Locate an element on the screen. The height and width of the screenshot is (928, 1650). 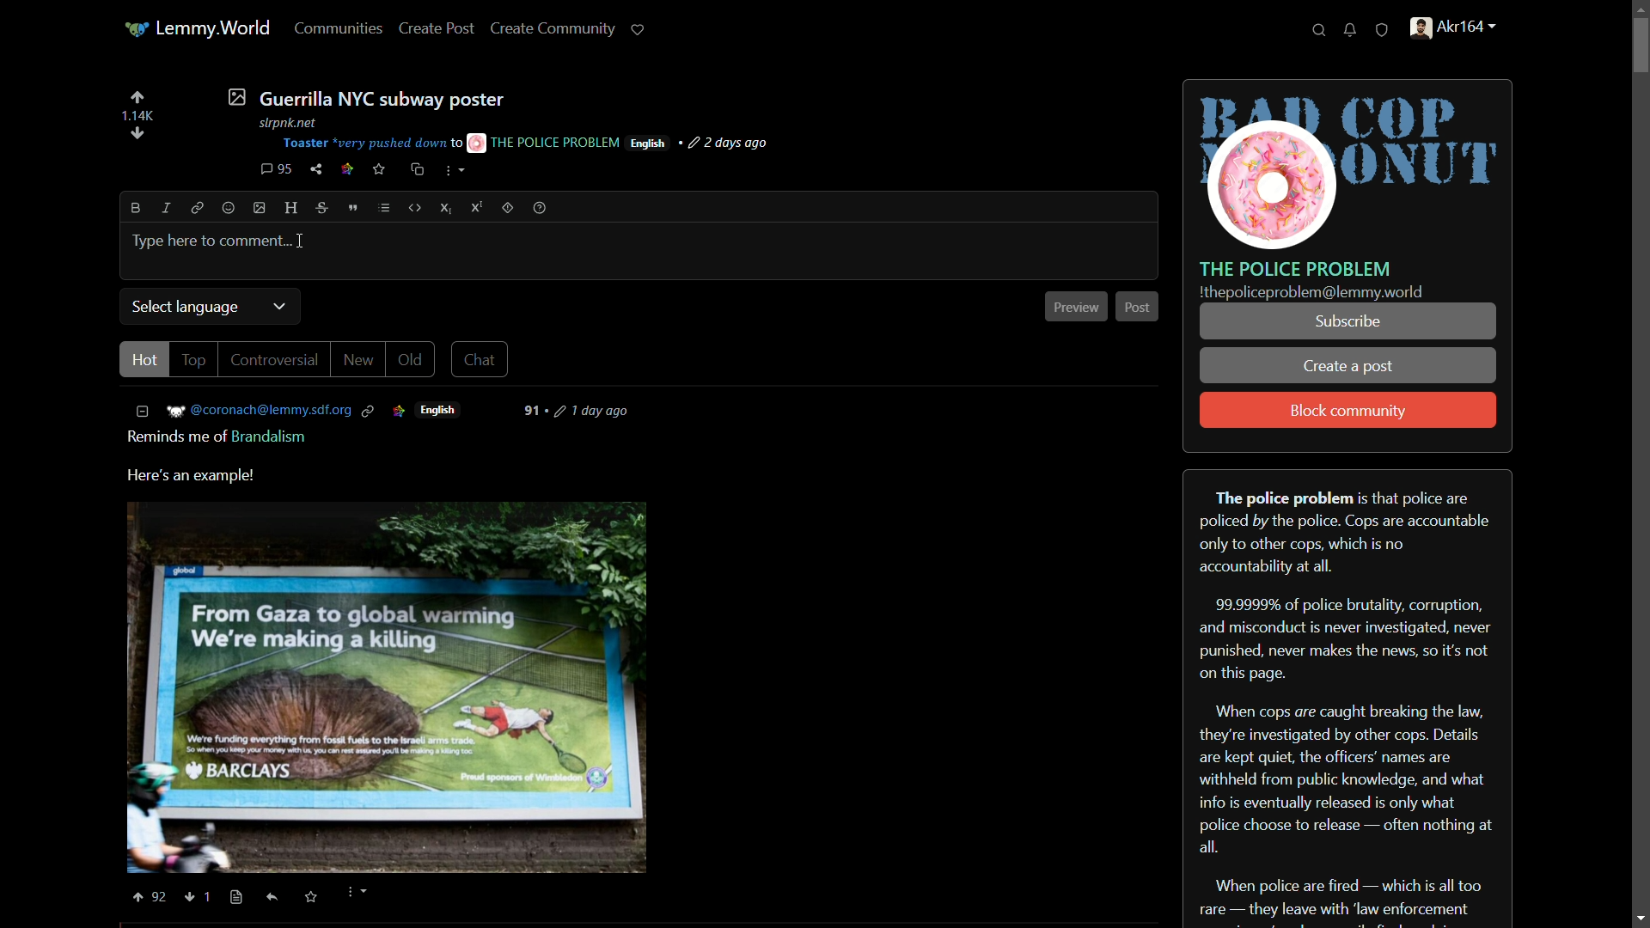
diwnvote is located at coordinates (137, 135).